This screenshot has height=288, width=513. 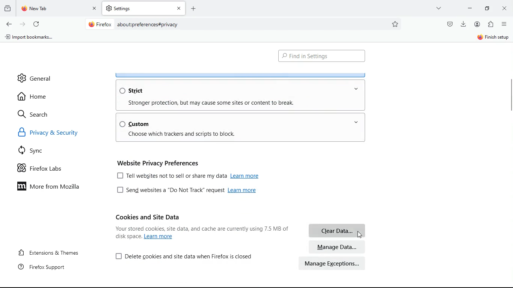 What do you see at coordinates (199, 233) in the screenshot?
I see `Your stored cookies, site data, and cache are currently using 7.5 MB of
disk space. Learn more` at bounding box center [199, 233].